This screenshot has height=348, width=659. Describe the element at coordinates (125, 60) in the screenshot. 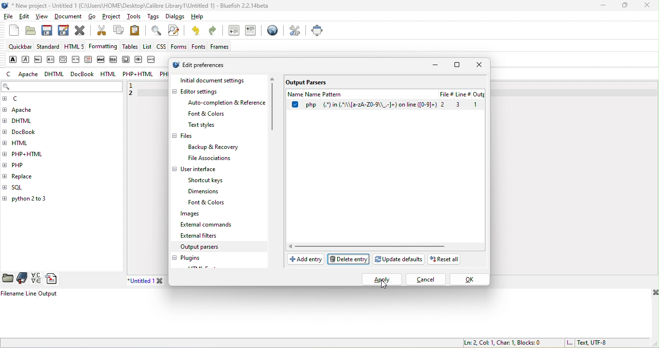

I see `keyboard` at that location.